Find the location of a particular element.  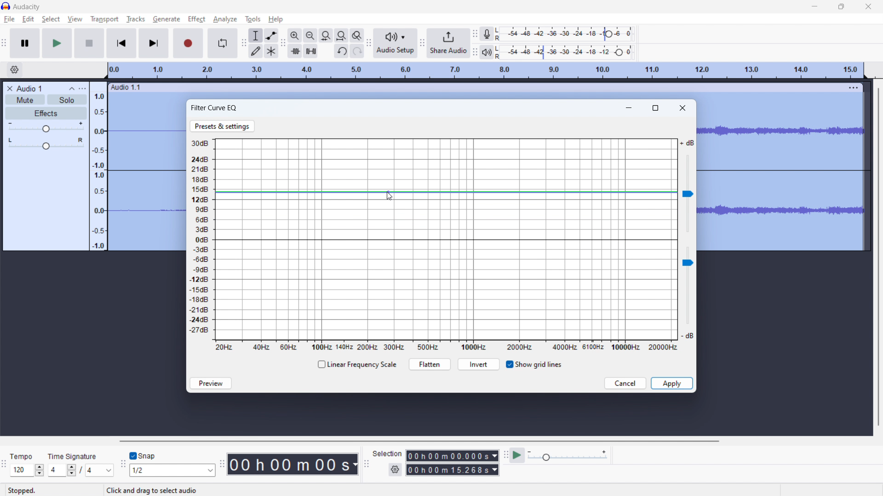

envelop tool is located at coordinates (271, 35).